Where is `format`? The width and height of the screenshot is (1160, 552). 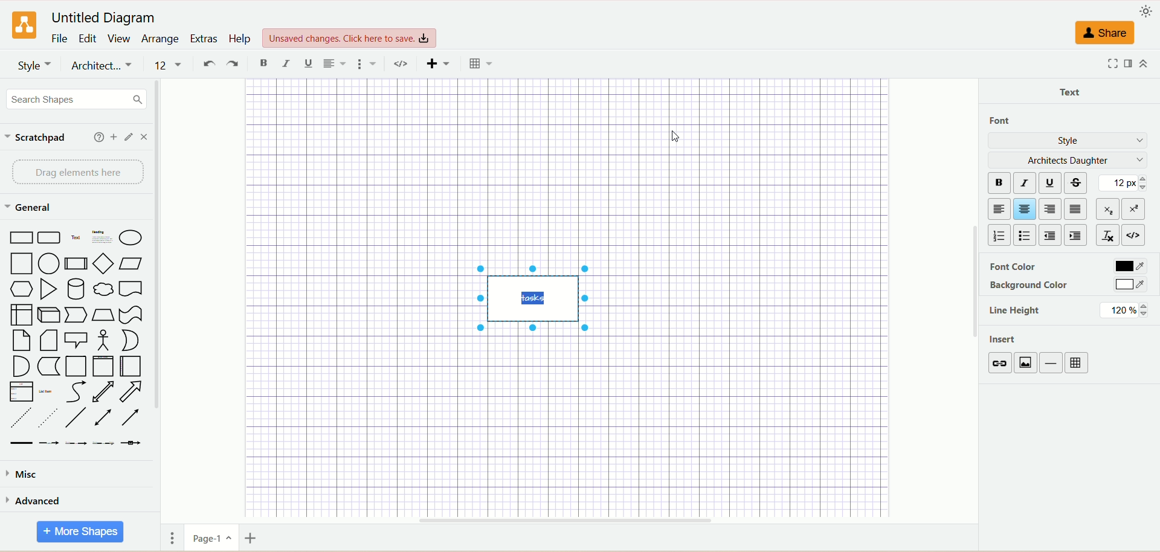 format is located at coordinates (1127, 63).